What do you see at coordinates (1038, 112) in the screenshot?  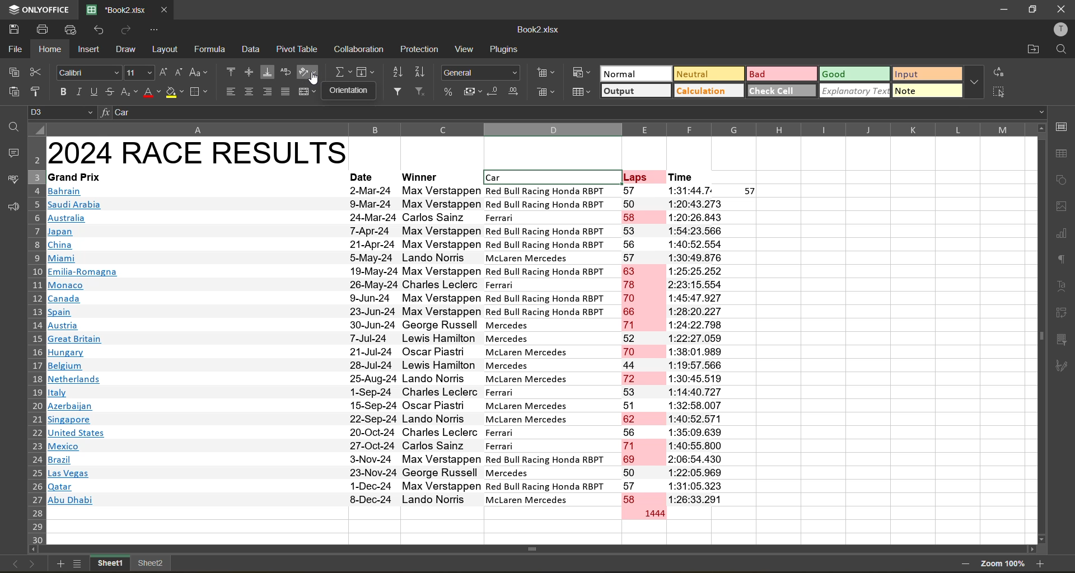 I see `Drop down` at bounding box center [1038, 112].